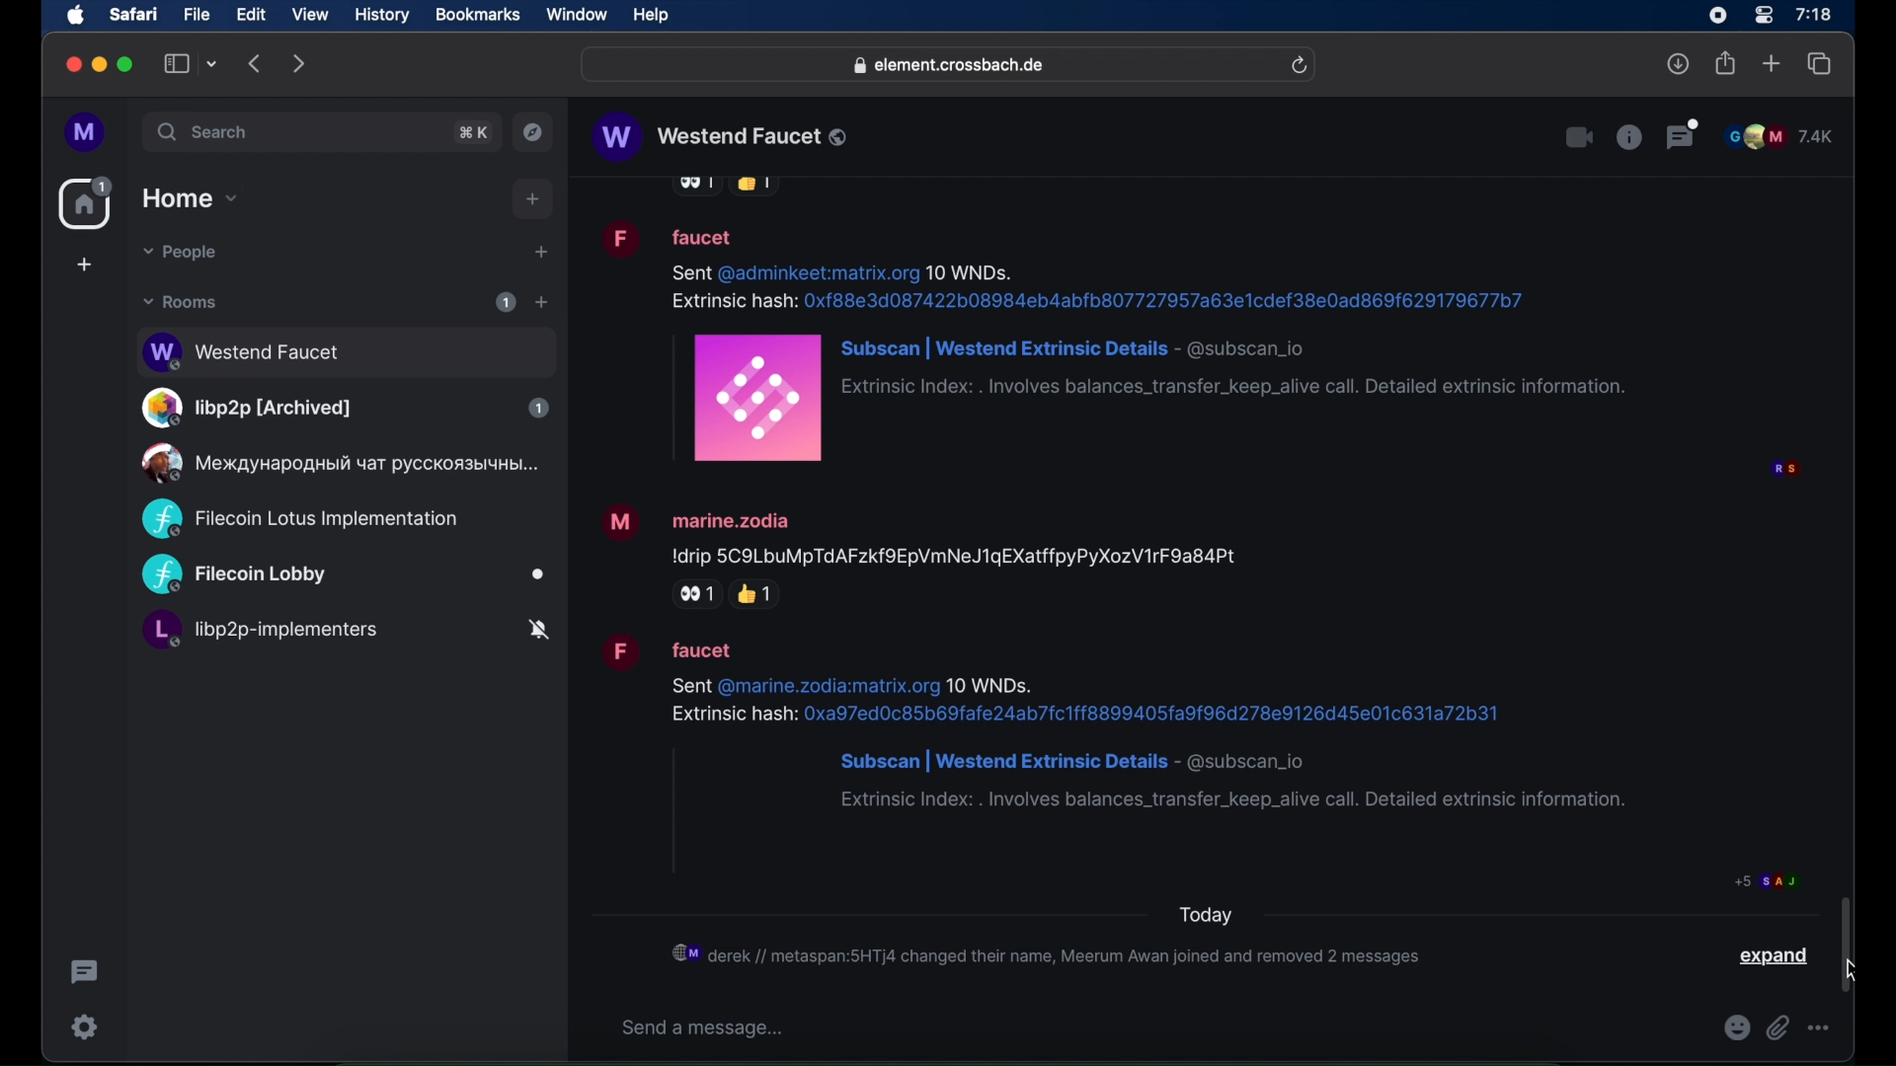 Image resolution: width=1896 pixels, height=1066 pixels. I want to click on view, so click(309, 15).